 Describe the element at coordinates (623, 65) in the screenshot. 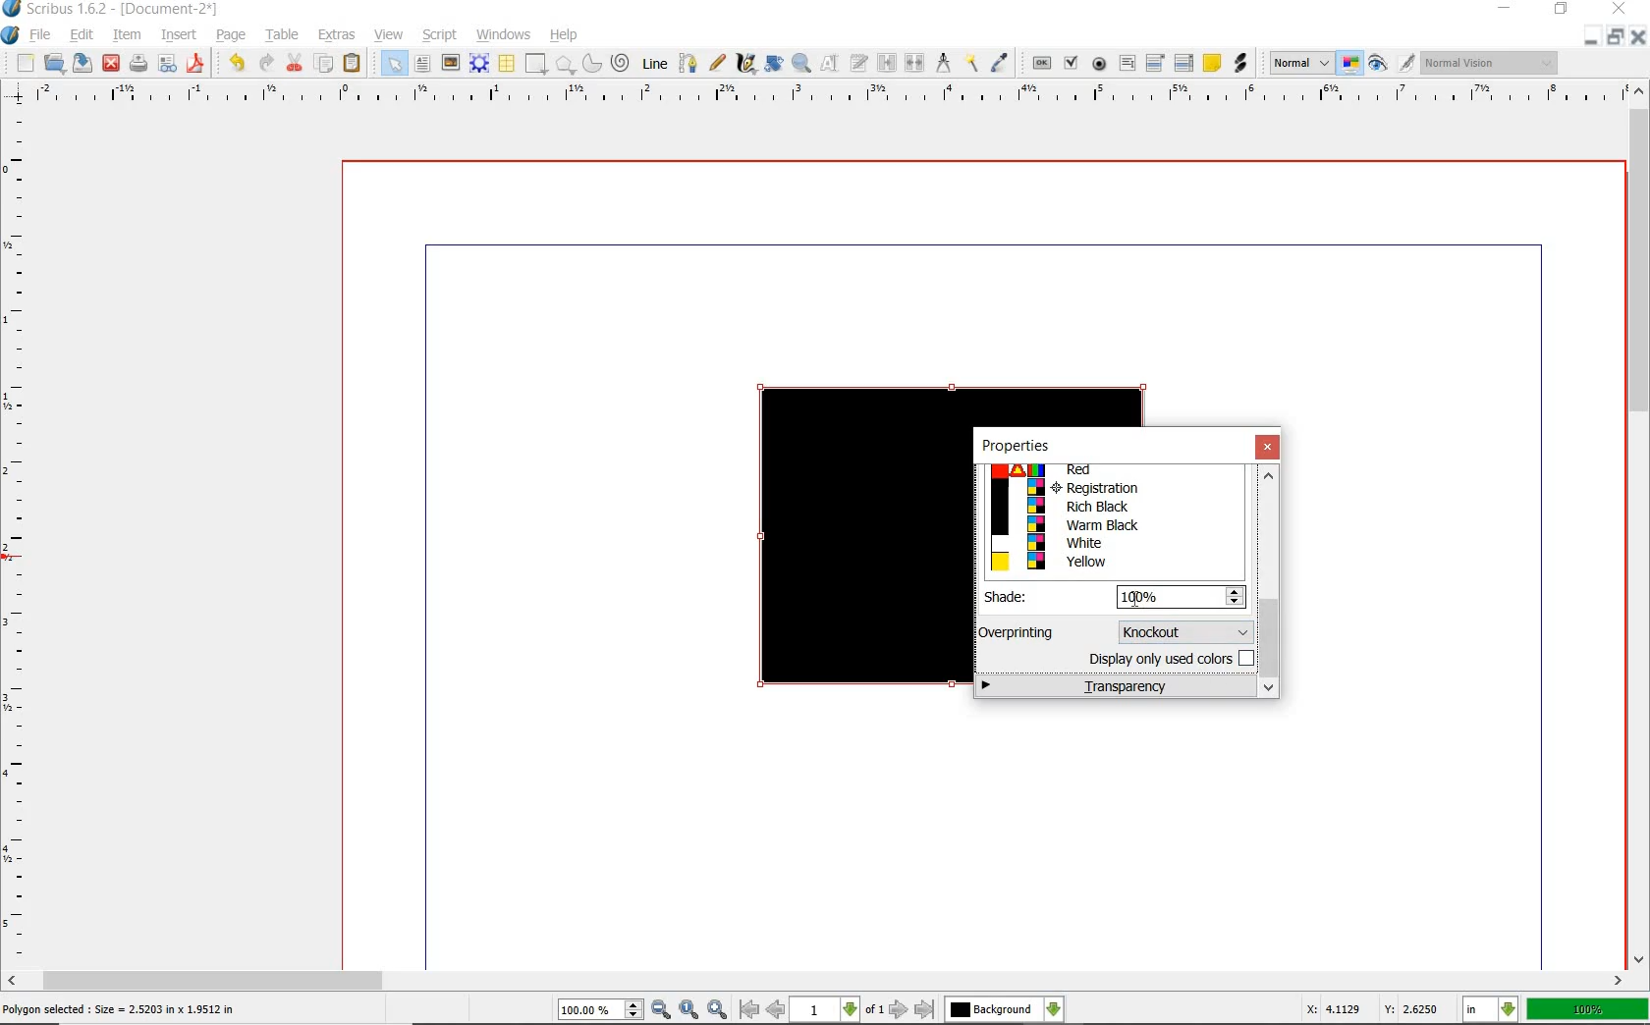

I see `spiral` at that location.